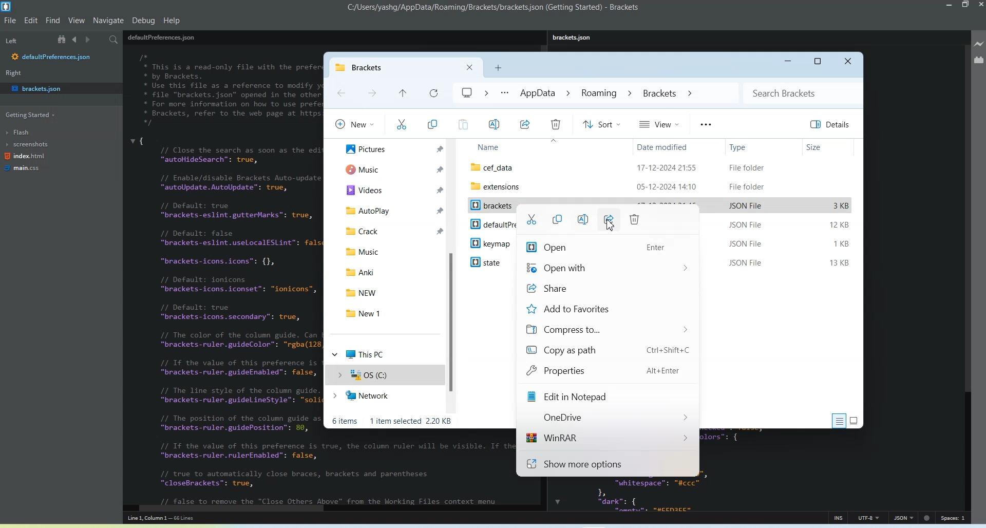  Describe the element at coordinates (402, 94) in the screenshot. I see `Recent File` at that location.